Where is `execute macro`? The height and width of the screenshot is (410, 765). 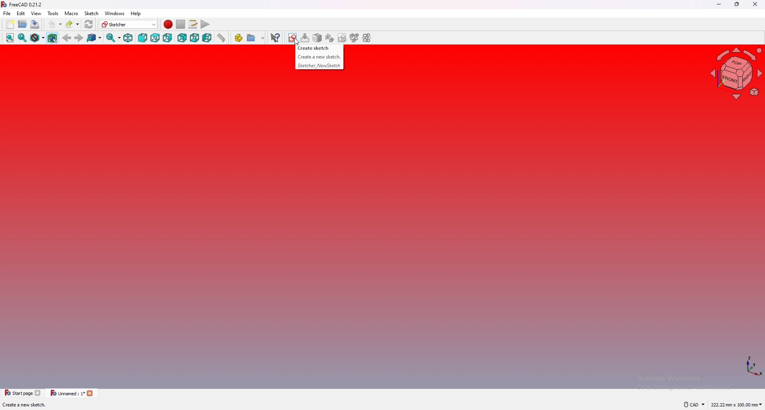 execute macro is located at coordinates (206, 24).